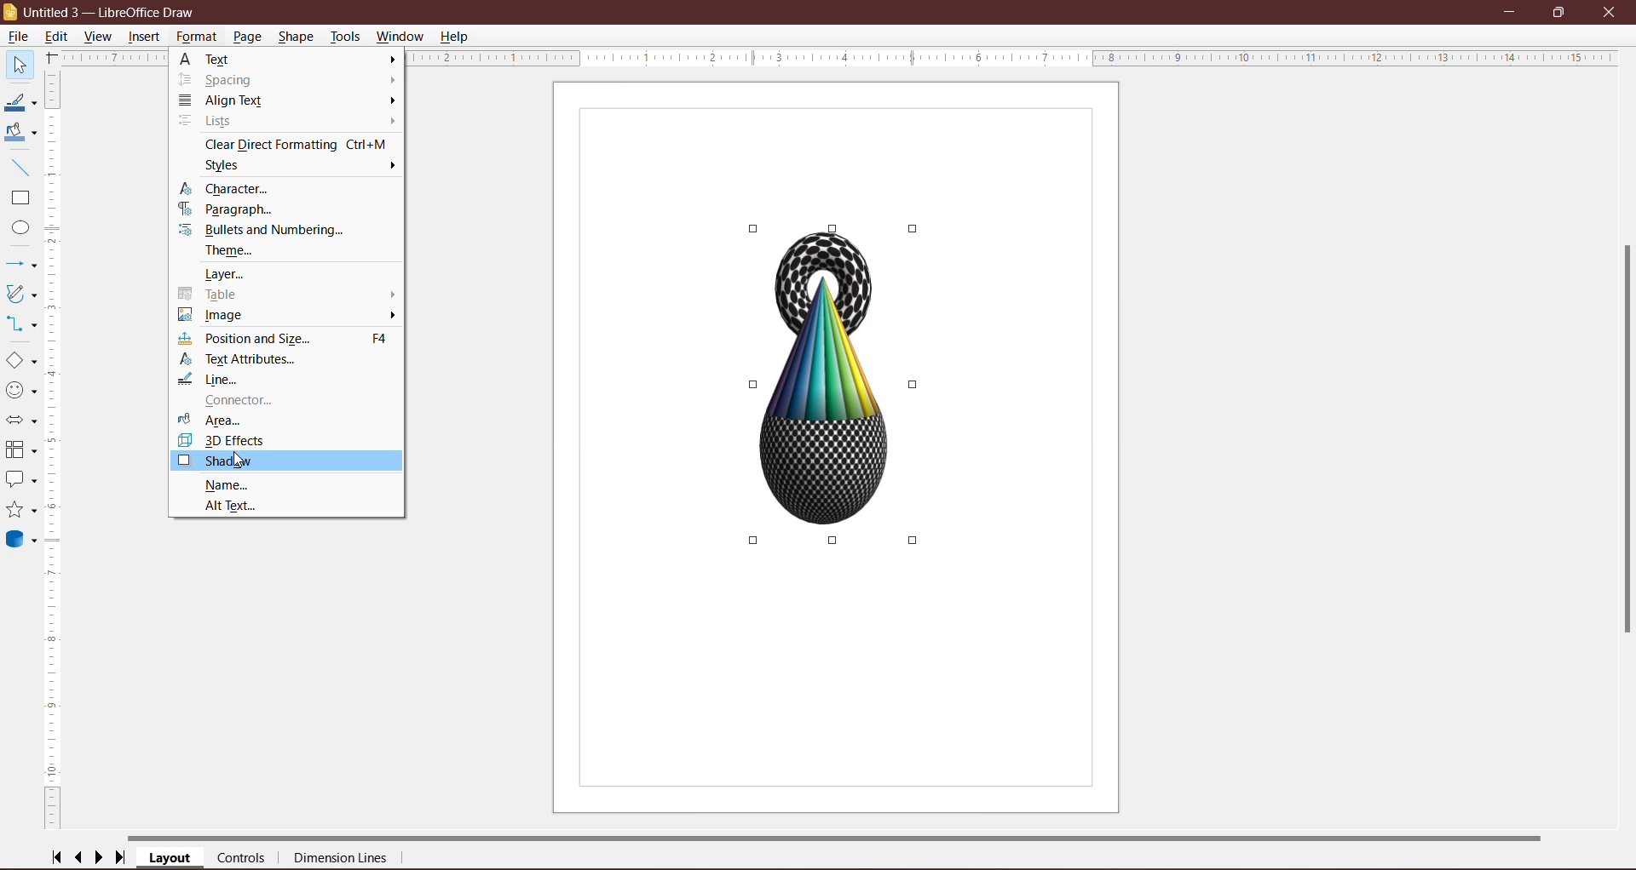 The image size is (1636, 870). What do you see at coordinates (224, 79) in the screenshot?
I see `Spacing` at bounding box center [224, 79].